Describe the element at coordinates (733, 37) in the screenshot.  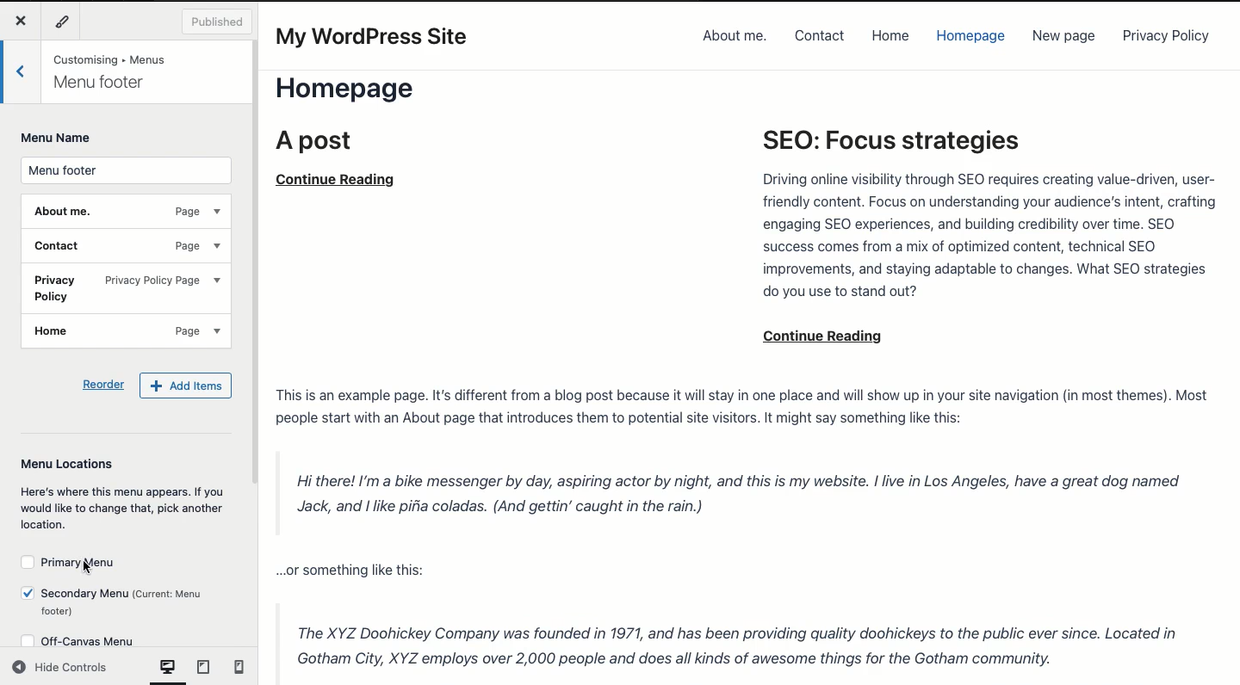
I see `About me` at that location.